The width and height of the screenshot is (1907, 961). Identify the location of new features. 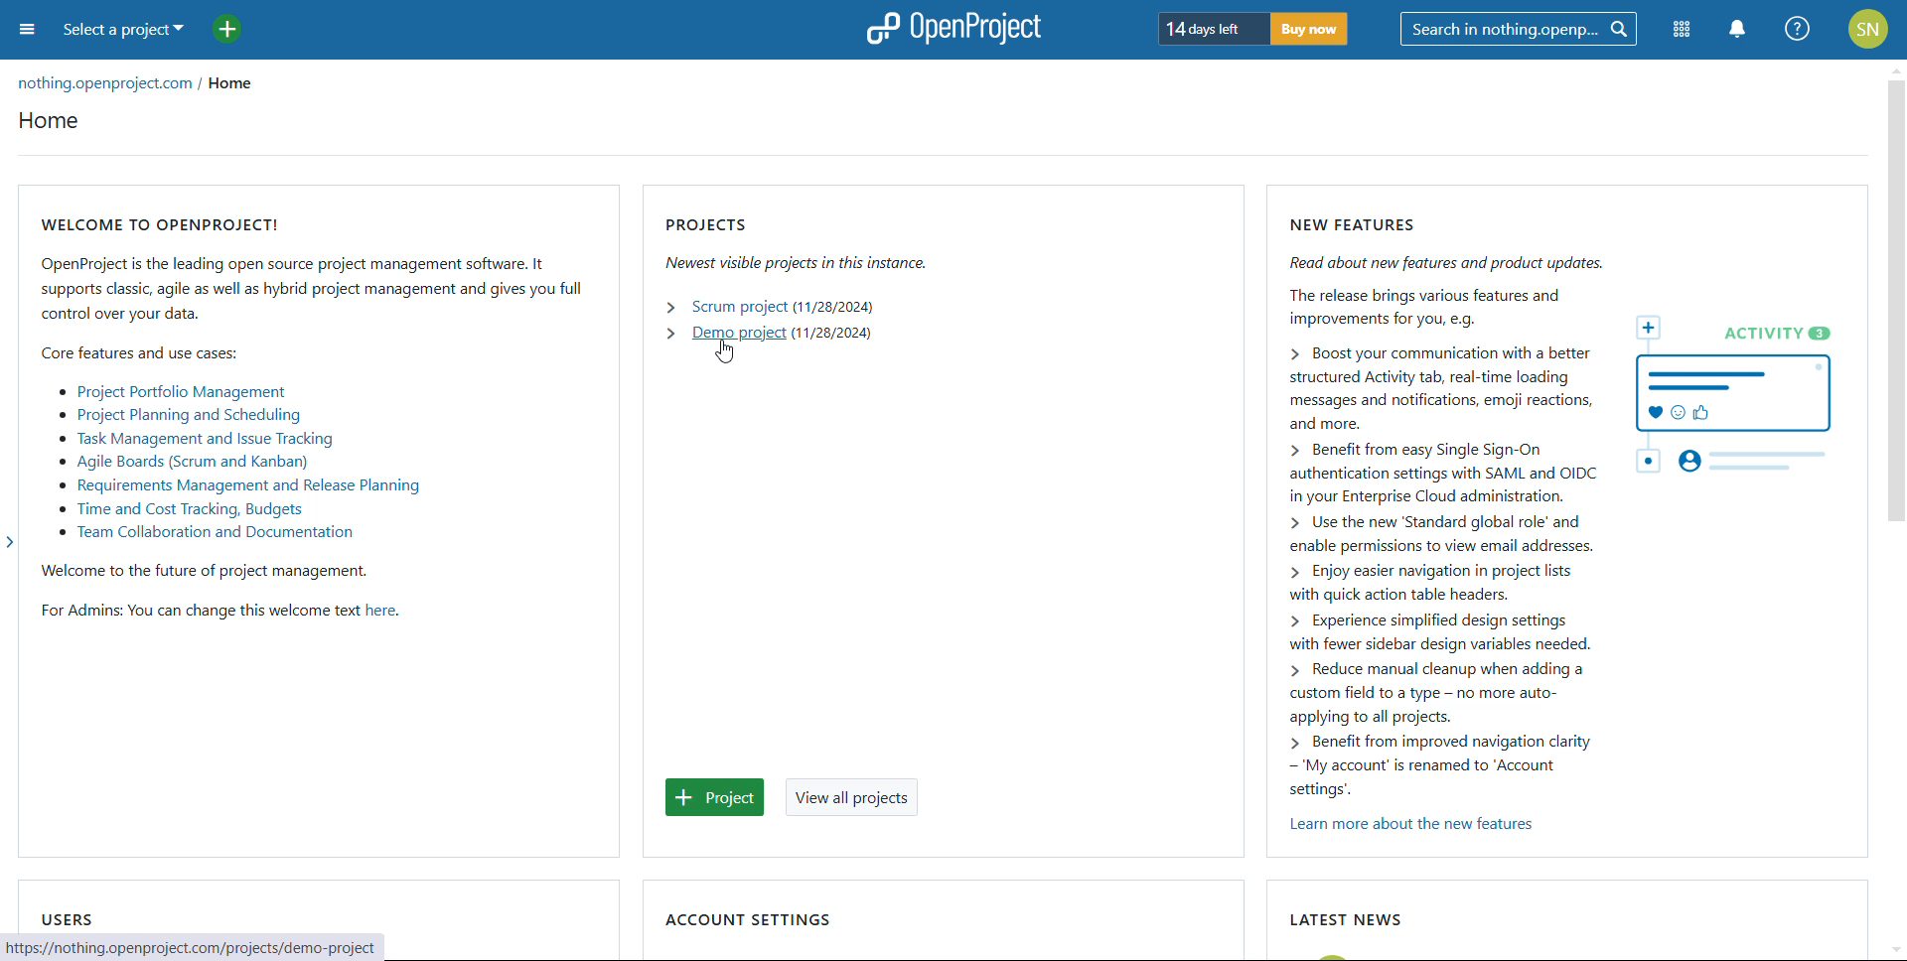
(1571, 508).